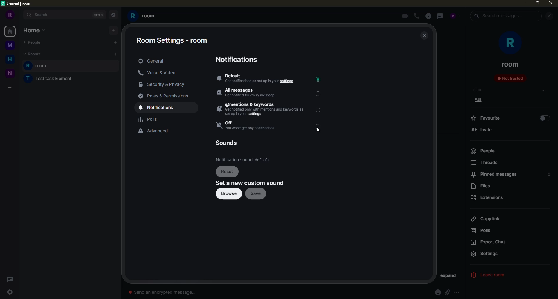 This screenshot has height=299, width=558. What do you see at coordinates (163, 85) in the screenshot?
I see `security & privacy` at bounding box center [163, 85].